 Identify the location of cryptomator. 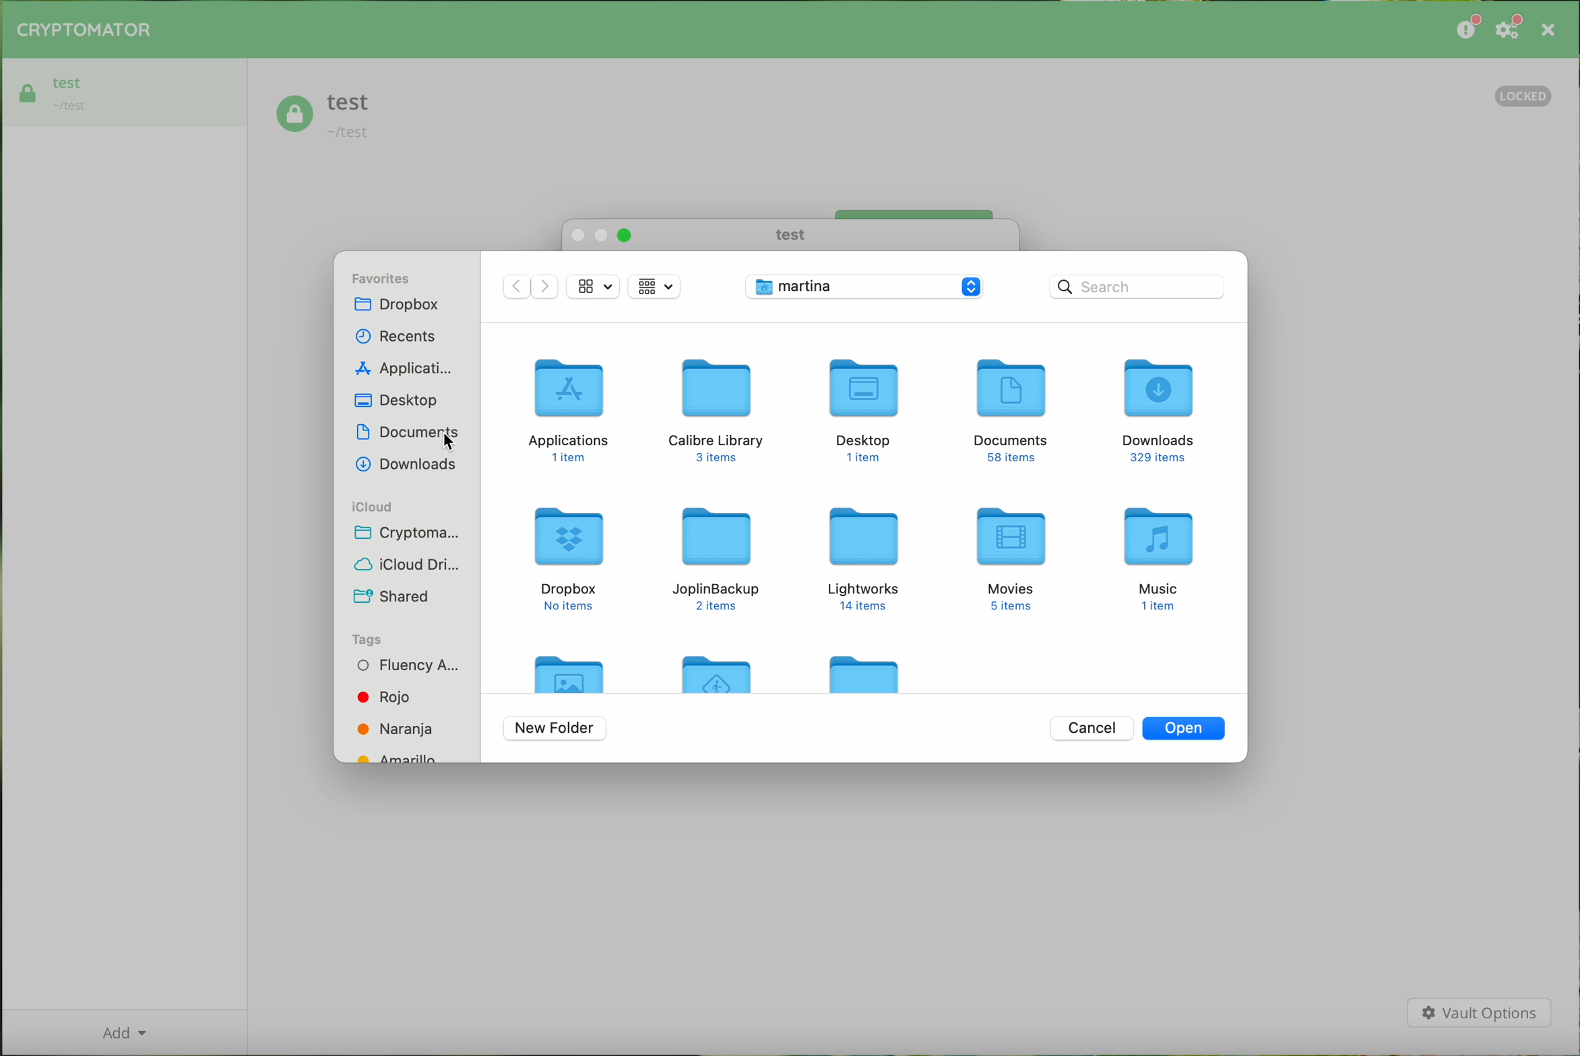
(85, 30).